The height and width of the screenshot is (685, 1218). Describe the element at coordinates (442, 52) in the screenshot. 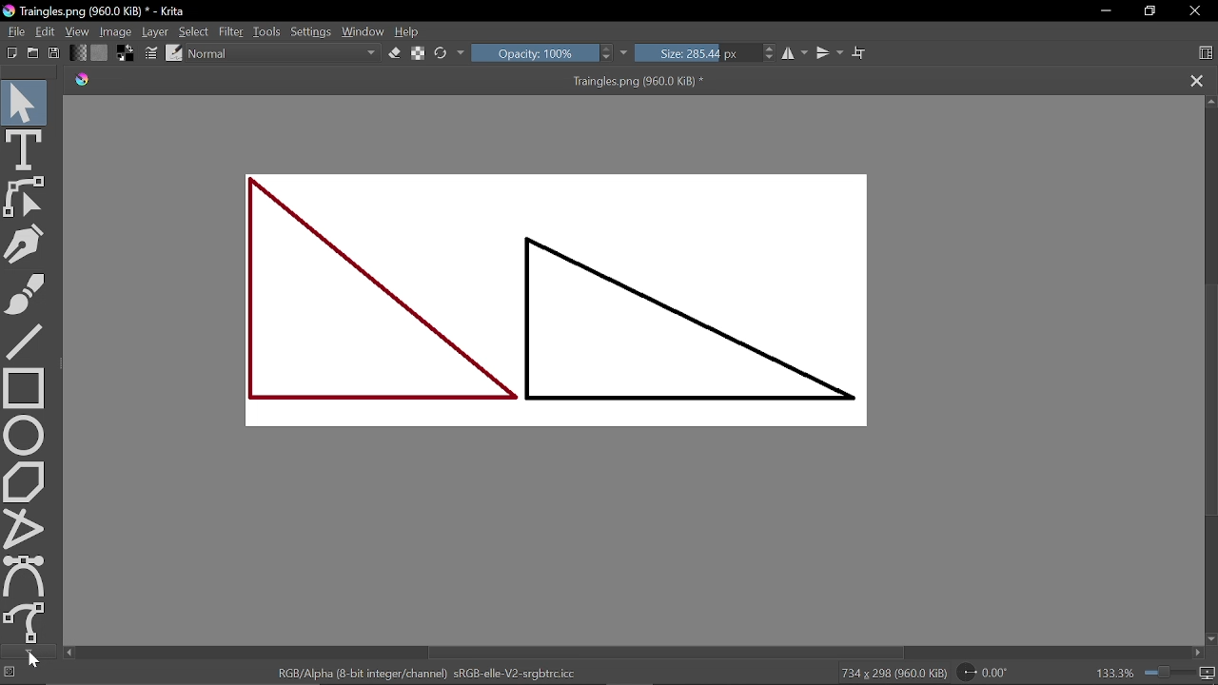

I see `Reset orginal preset` at that location.